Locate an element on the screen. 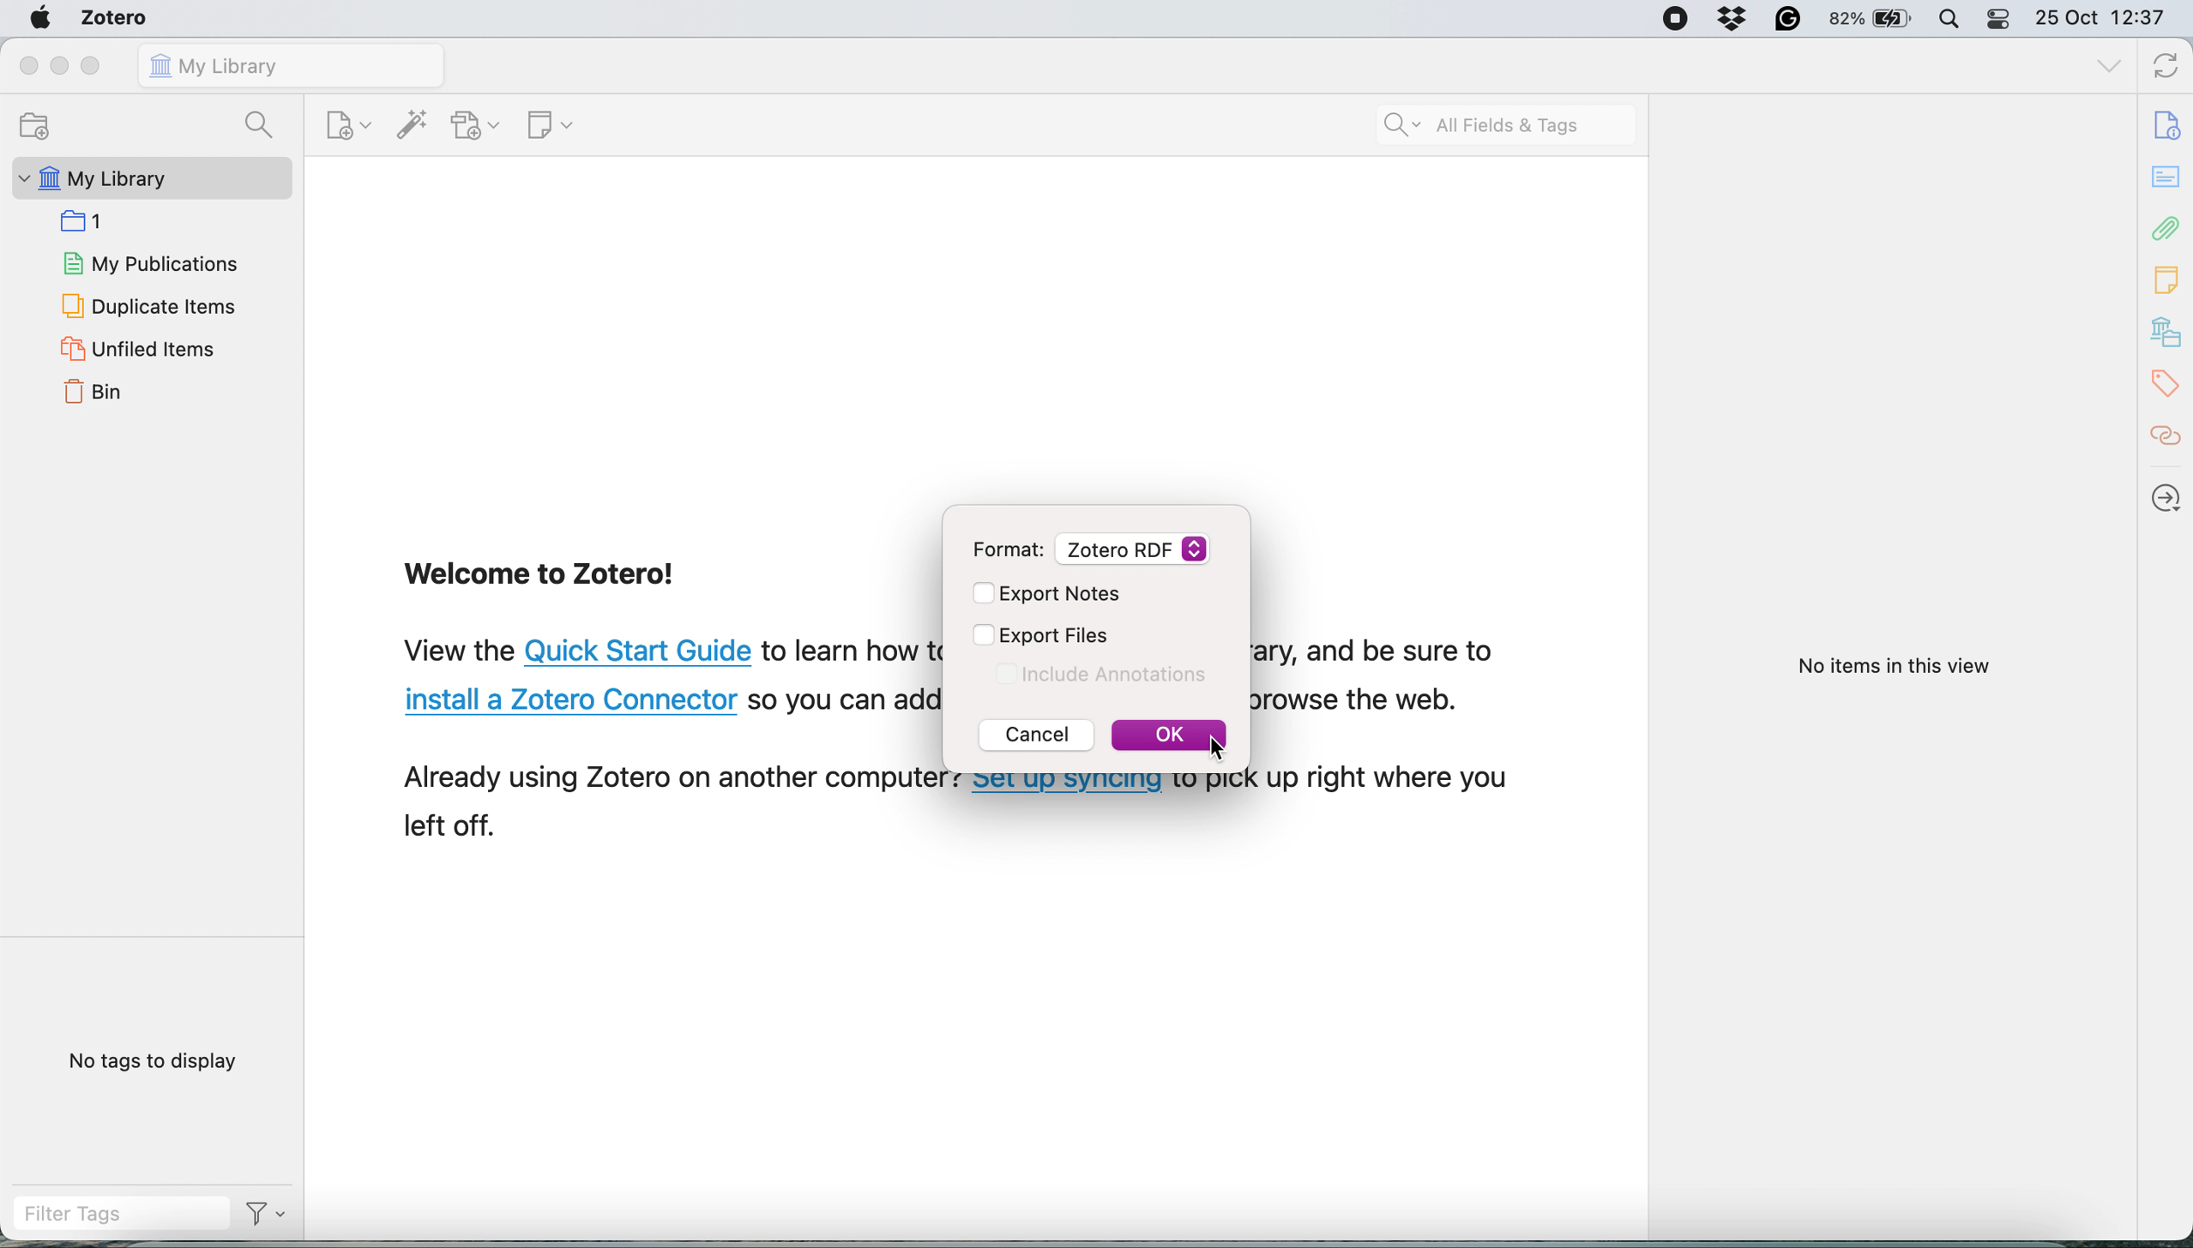  Cursor Position is located at coordinates (1220, 747).